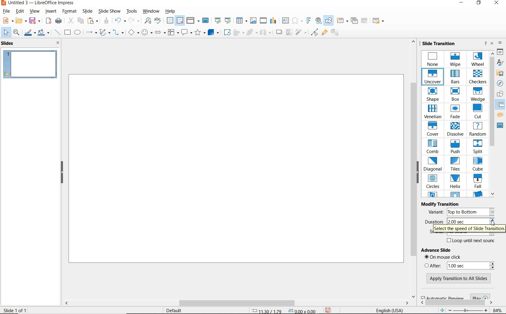 The width and height of the screenshot is (506, 314). What do you see at coordinates (214, 32) in the screenshot?
I see `3D OBJECTS` at bounding box center [214, 32].